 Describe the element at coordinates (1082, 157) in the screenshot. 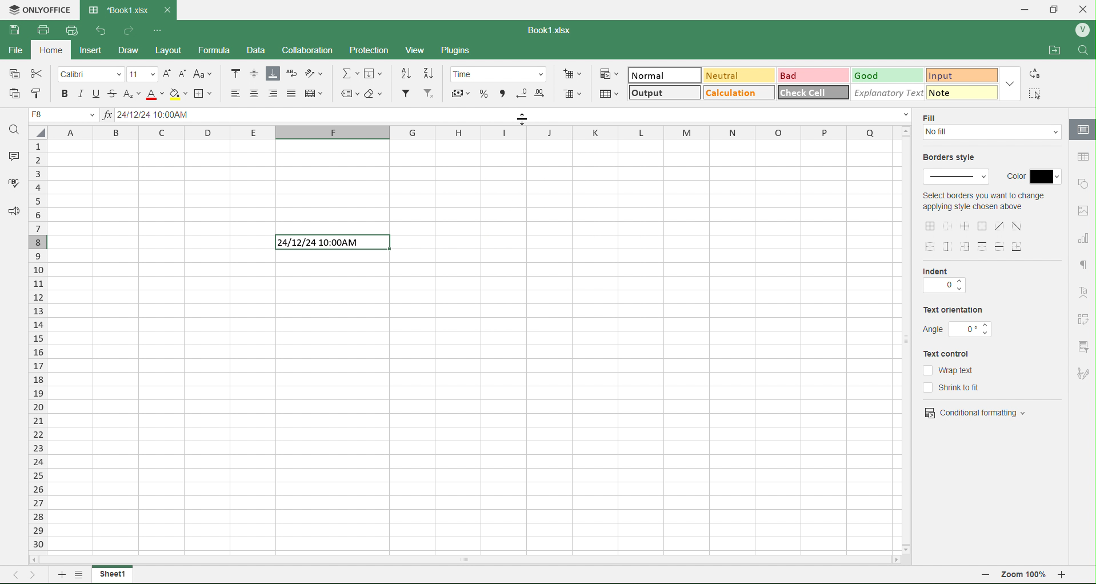

I see `table` at that location.